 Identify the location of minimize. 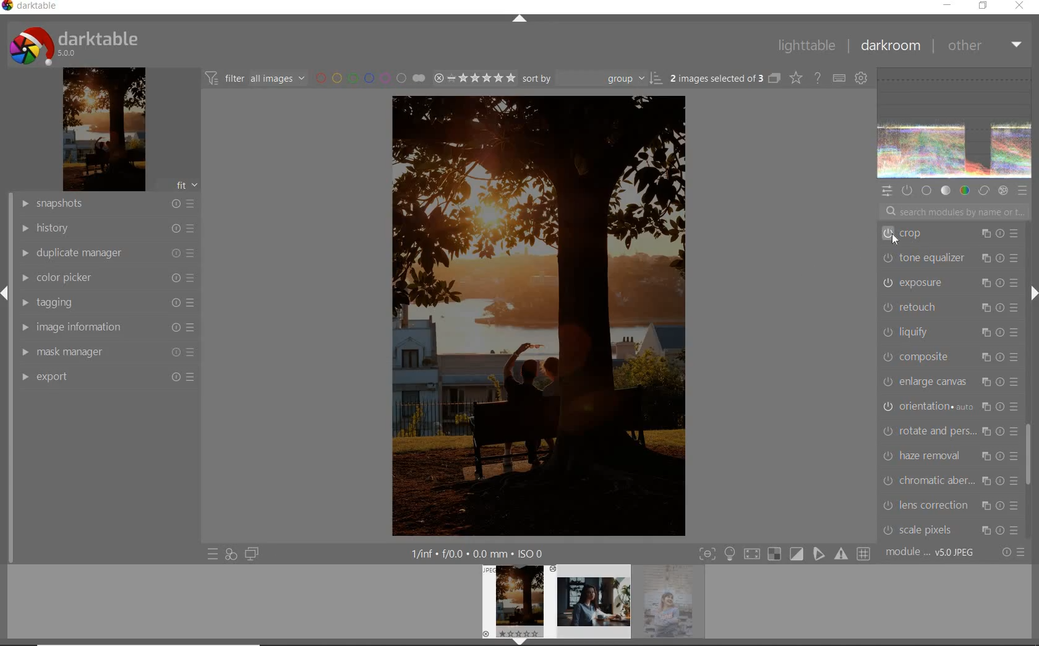
(947, 4).